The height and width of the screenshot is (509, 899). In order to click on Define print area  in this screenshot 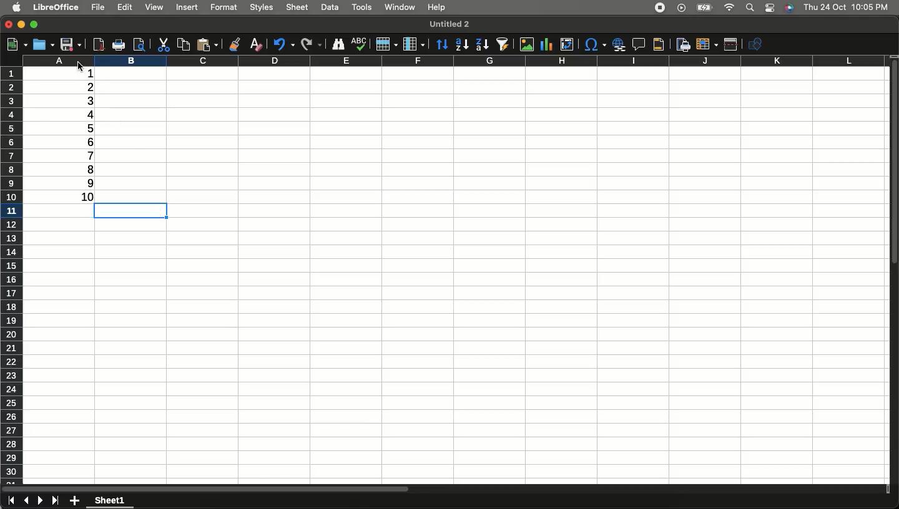, I will do `click(682, 44)`.